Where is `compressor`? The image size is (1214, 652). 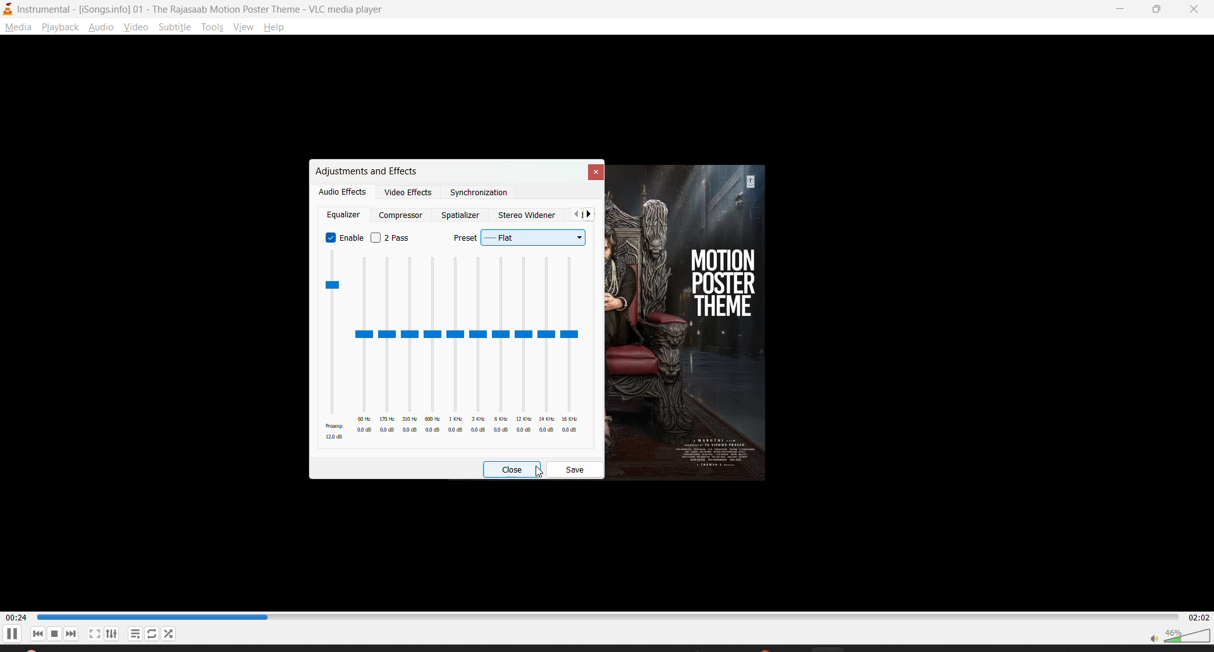
compressor is located at coordinates (400, 215).